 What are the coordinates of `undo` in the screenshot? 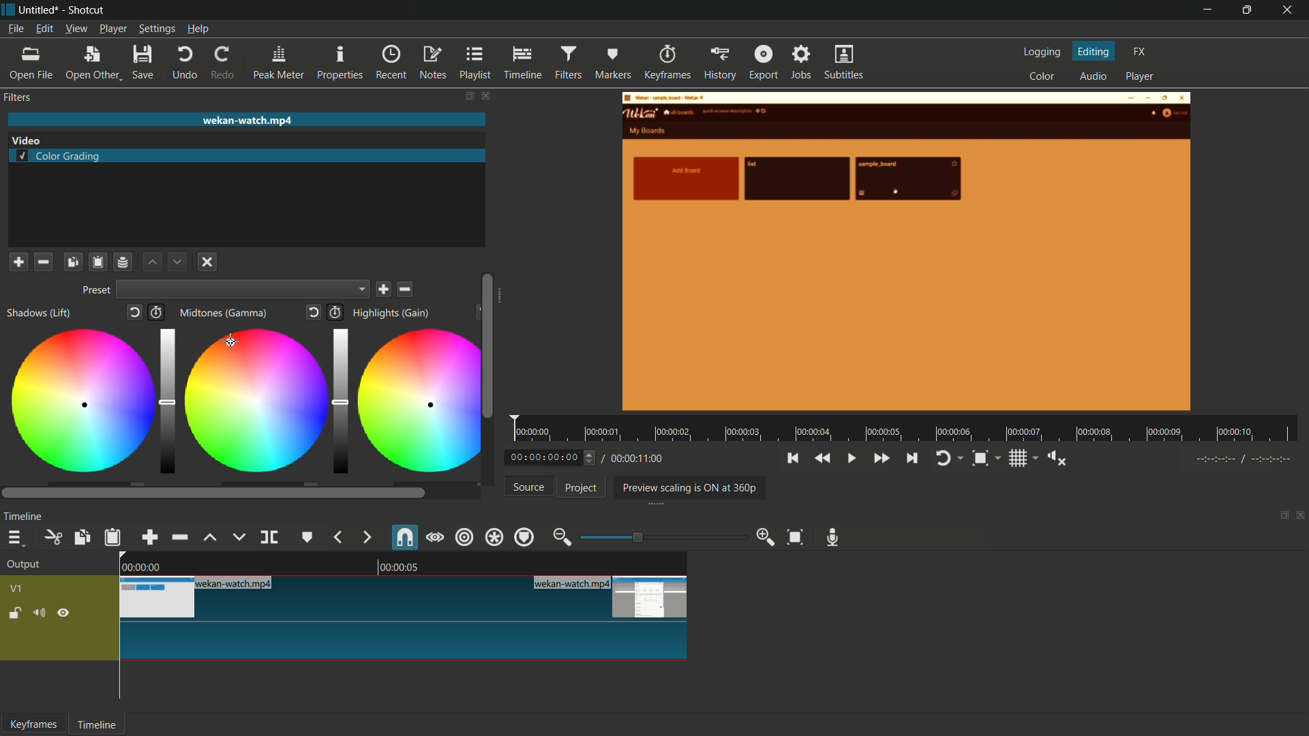 It's located at (185, 63).